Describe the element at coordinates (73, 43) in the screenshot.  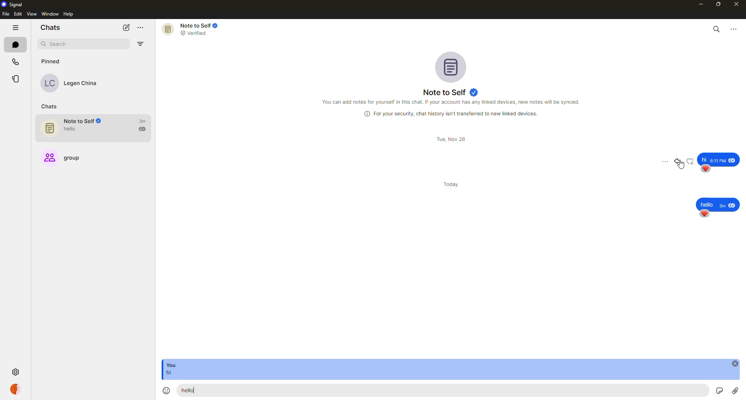
I see `search` at that location.